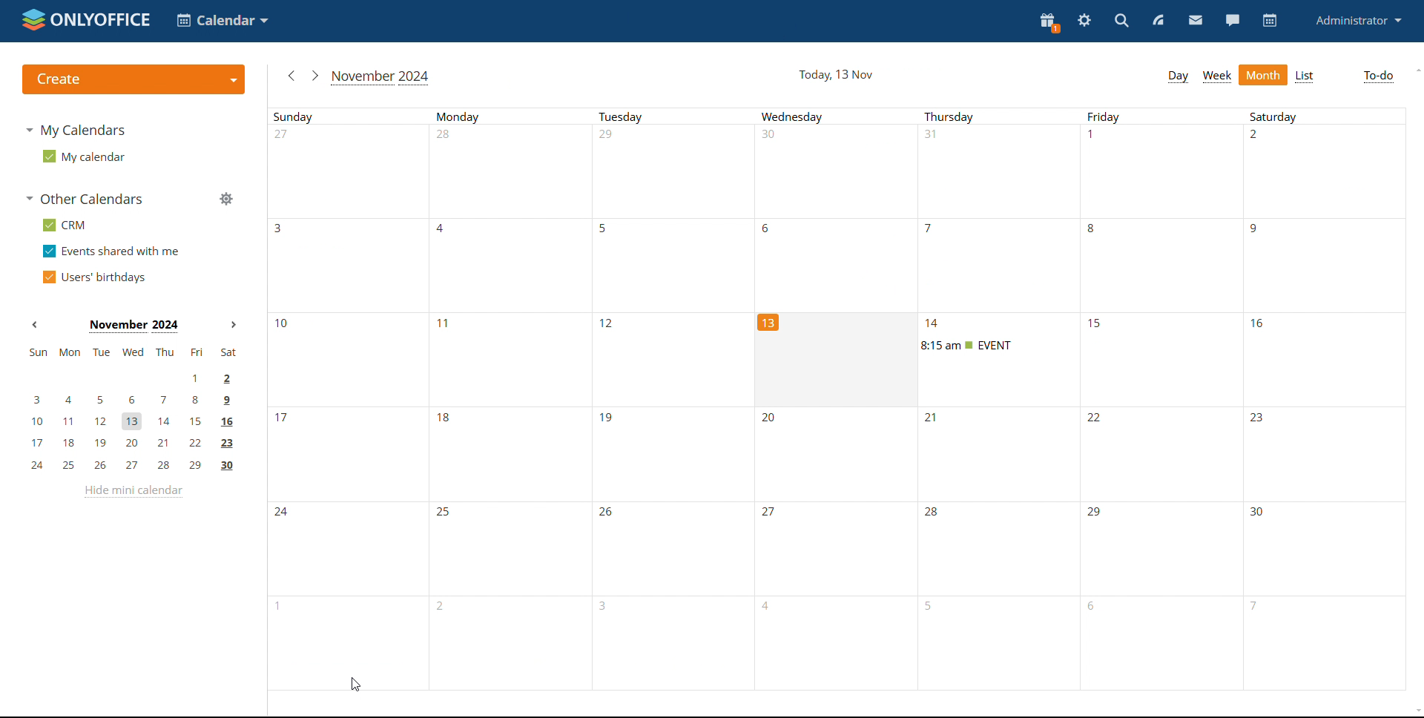 Image resolution: width=1424 pixels, height=718 pixels. I want to click on my calendar, so click(83, 157).